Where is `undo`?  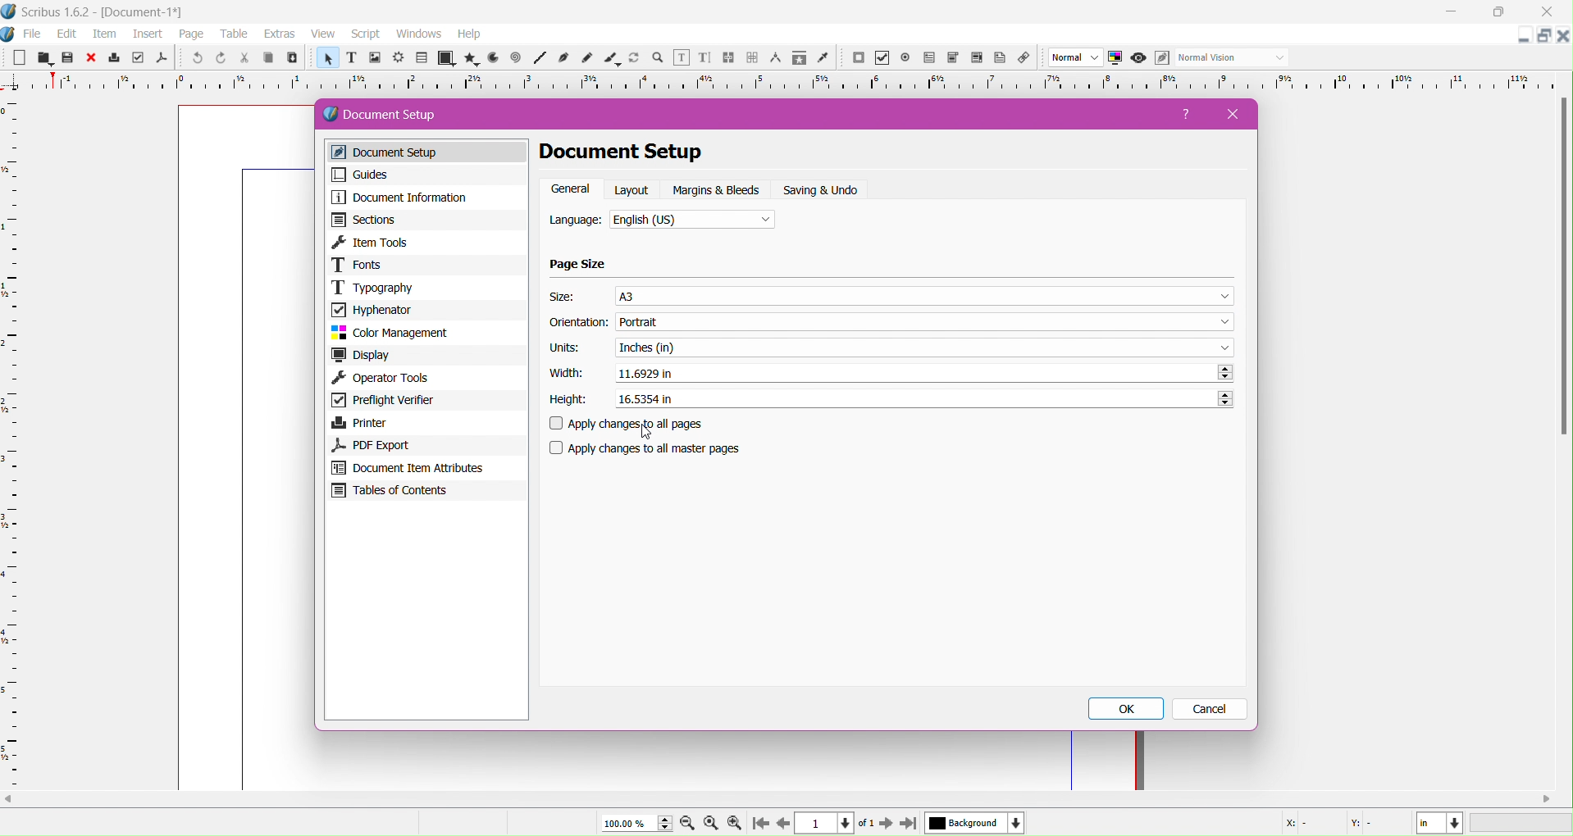
undo is located at coordinates (195, 59).